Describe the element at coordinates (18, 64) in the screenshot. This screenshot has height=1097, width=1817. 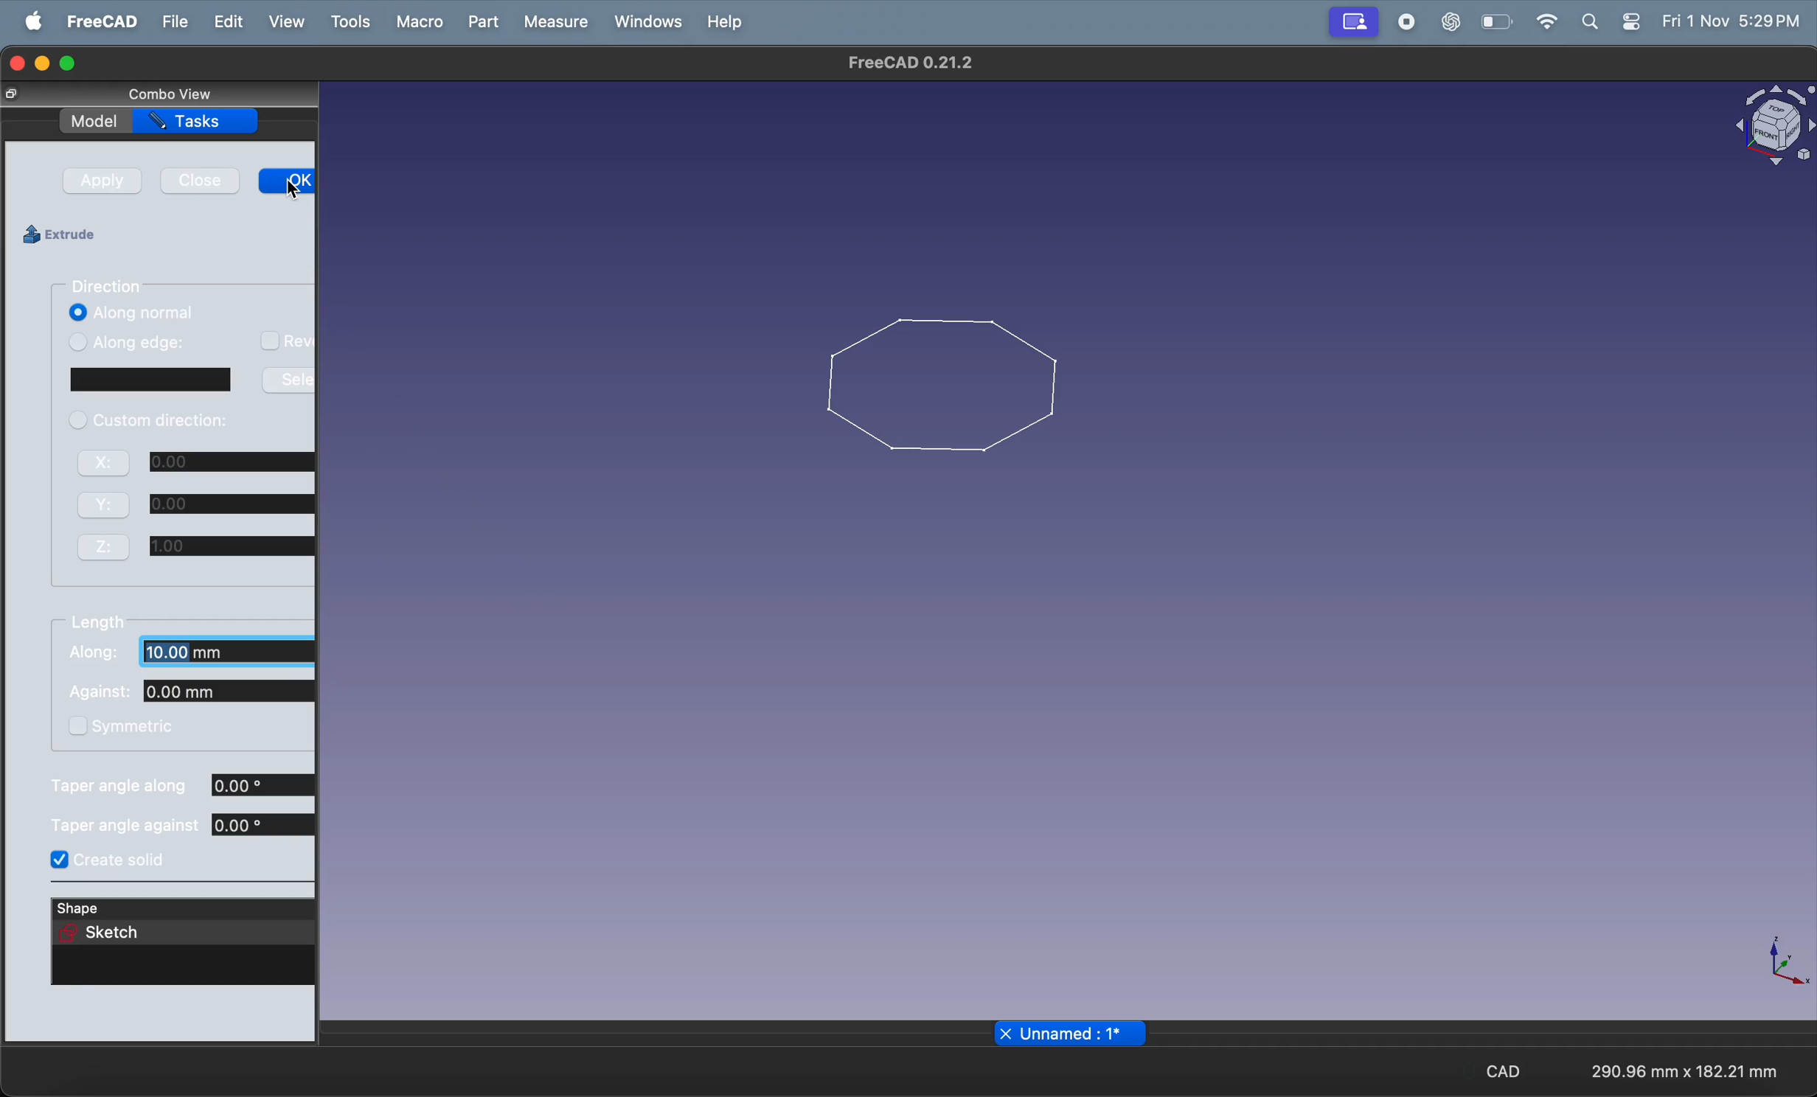
I see `closing window` at that location.